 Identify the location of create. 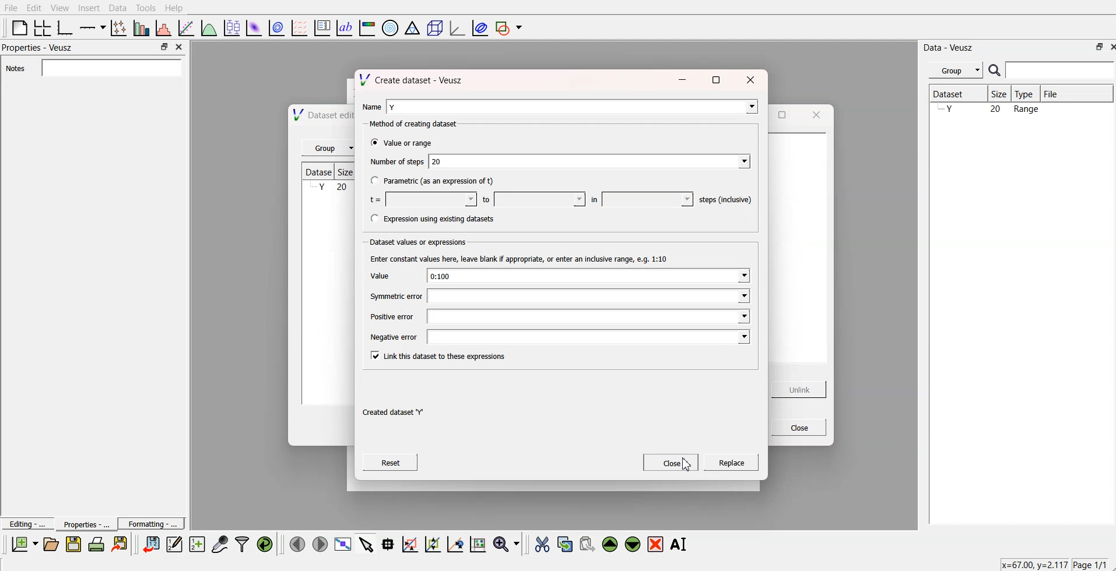
(729, 464).